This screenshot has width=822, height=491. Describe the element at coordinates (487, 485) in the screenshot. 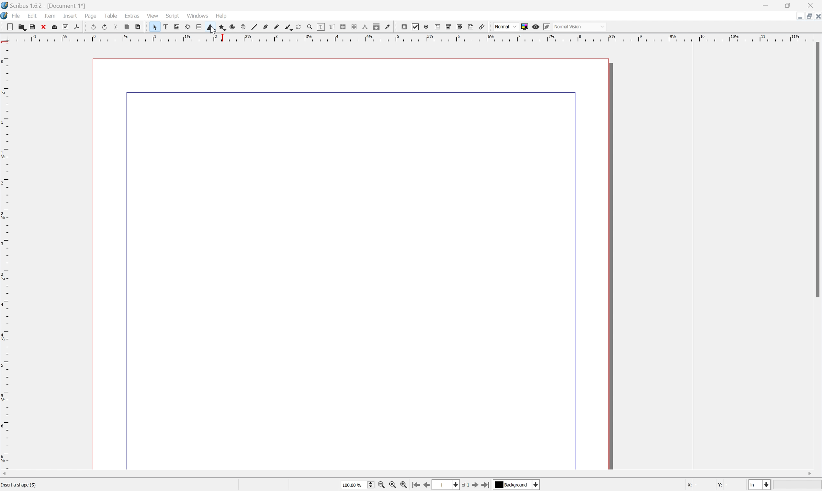

I see `Go to last page` at that location.